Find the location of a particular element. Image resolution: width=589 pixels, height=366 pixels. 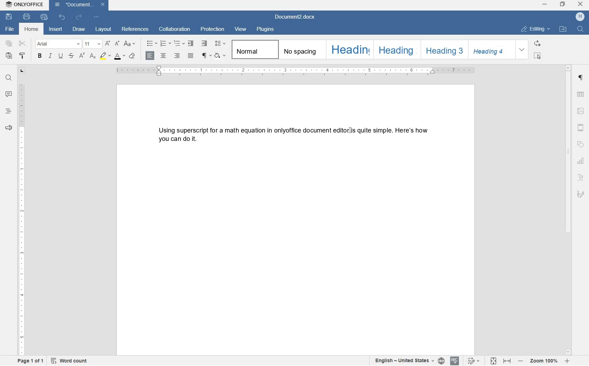

quick print is located at coordinates (43, 17).